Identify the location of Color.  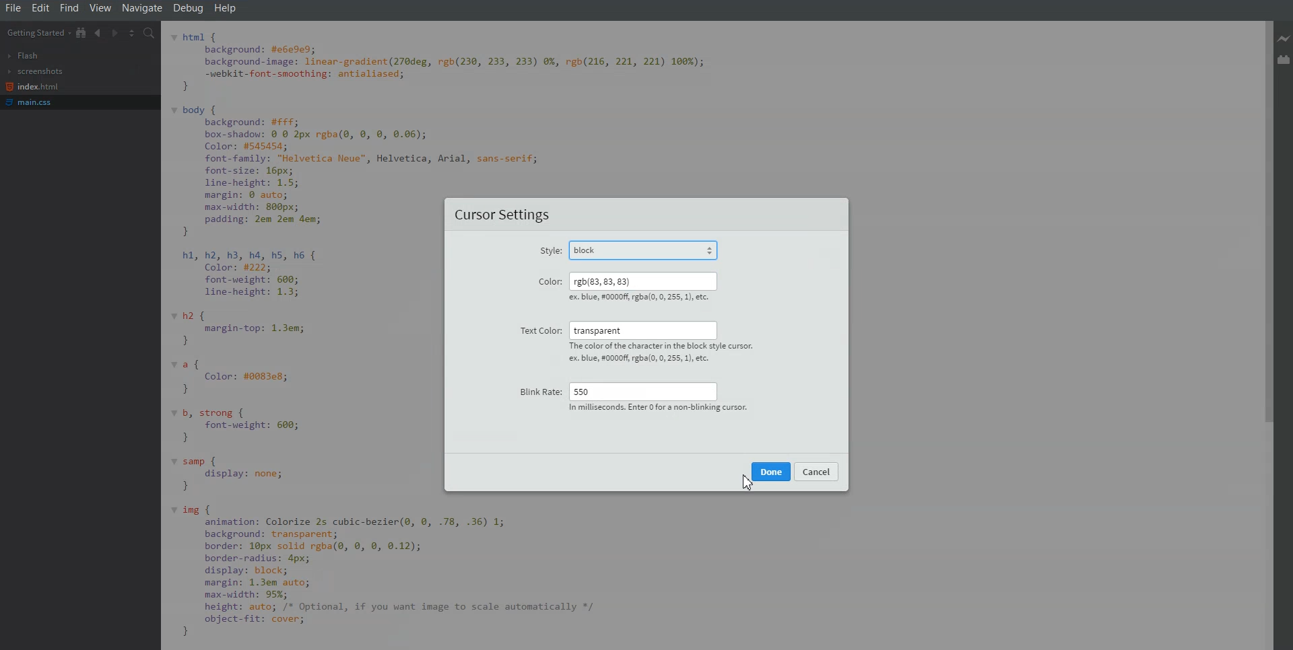
(549, 281).